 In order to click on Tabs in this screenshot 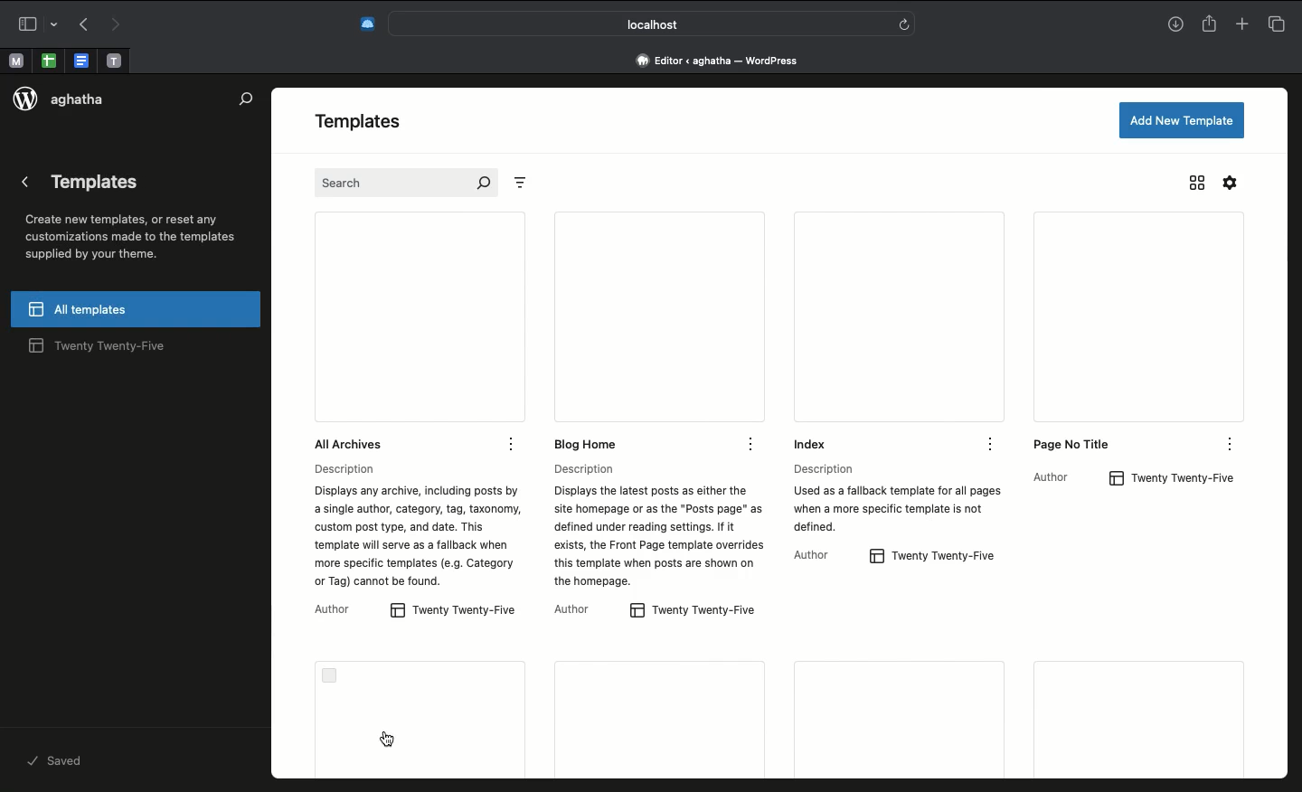, I will do `click(1281, 22)`.